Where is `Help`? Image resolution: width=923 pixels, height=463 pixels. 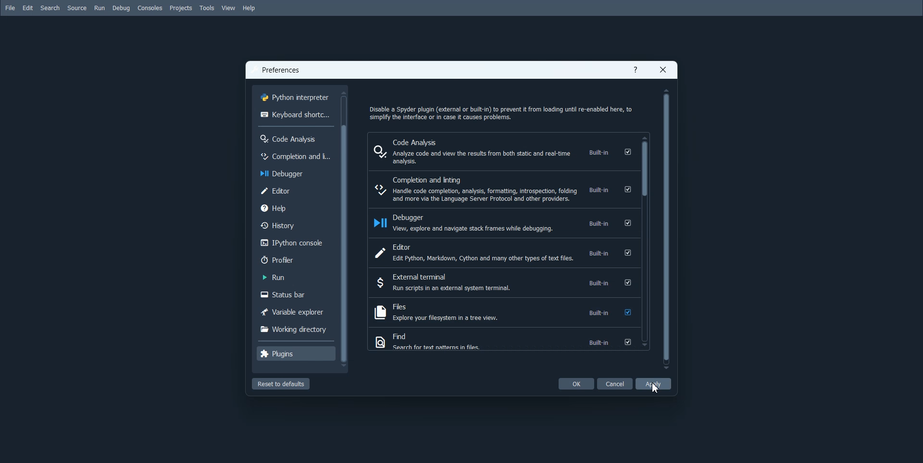
Help is located at coordinates (636, 71).